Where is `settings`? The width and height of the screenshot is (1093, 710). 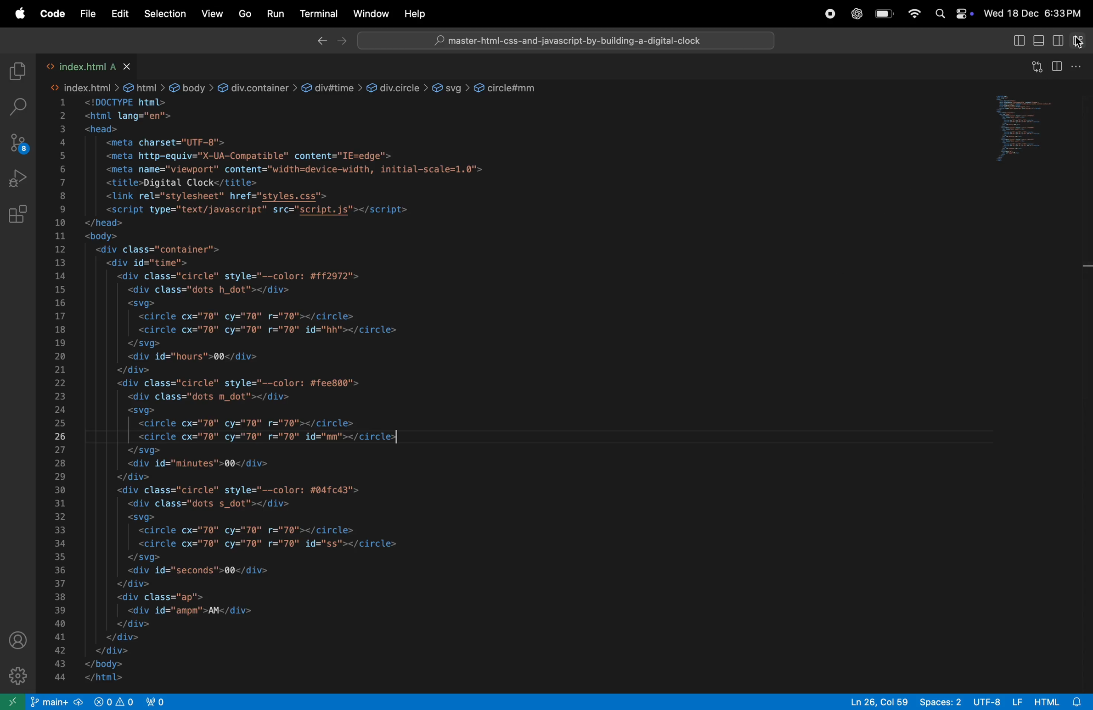
settings is located at coordinates (18, 676).